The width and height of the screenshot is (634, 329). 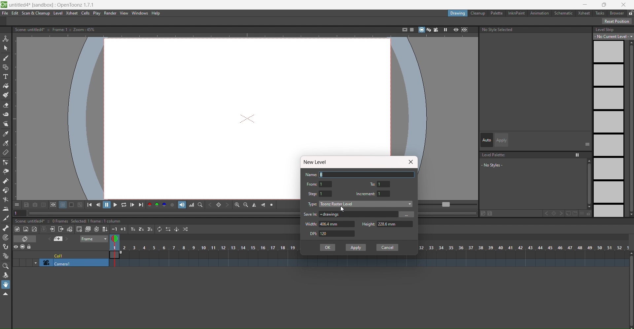 What do you see at coordinates (200, 204) in the screenshot?
I see `locator` at bounding box center [200, 204].